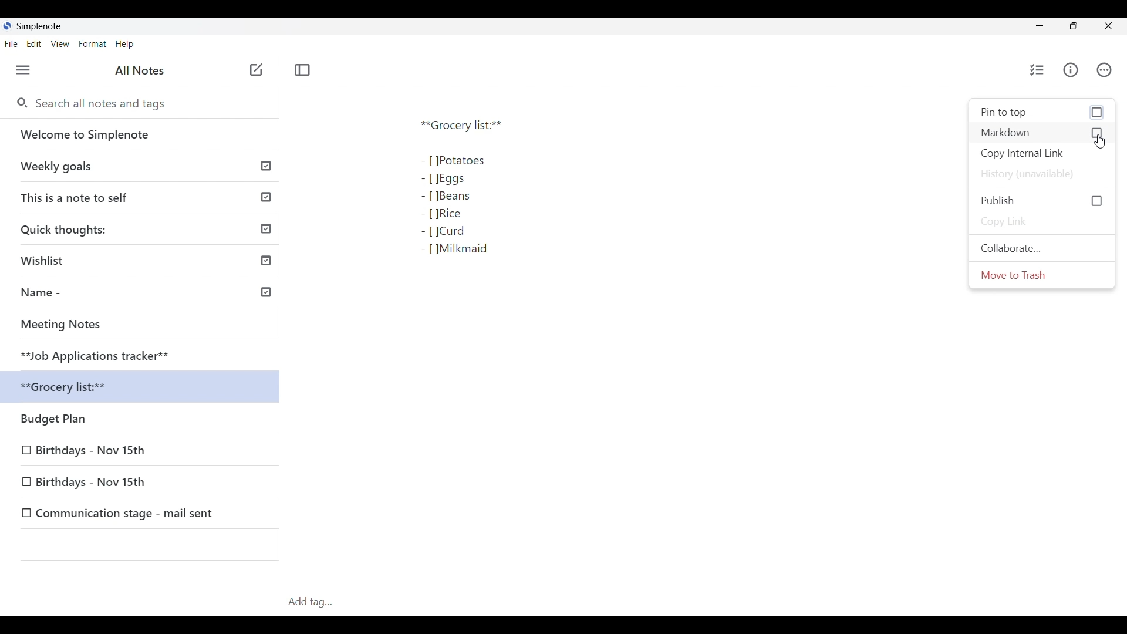  I want to click on Edit, so click(34, 44).